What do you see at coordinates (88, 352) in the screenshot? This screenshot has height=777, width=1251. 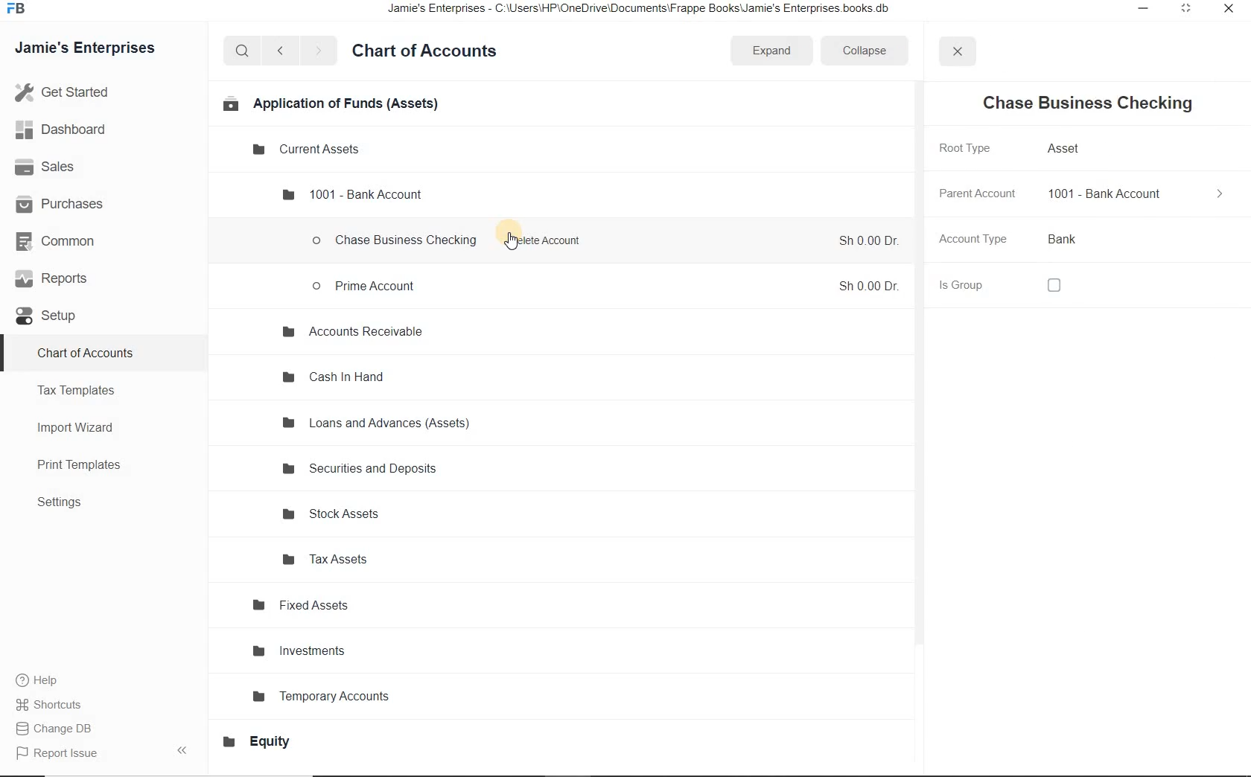 I see `Chart of Accounts` at bounding box center [88, 352].